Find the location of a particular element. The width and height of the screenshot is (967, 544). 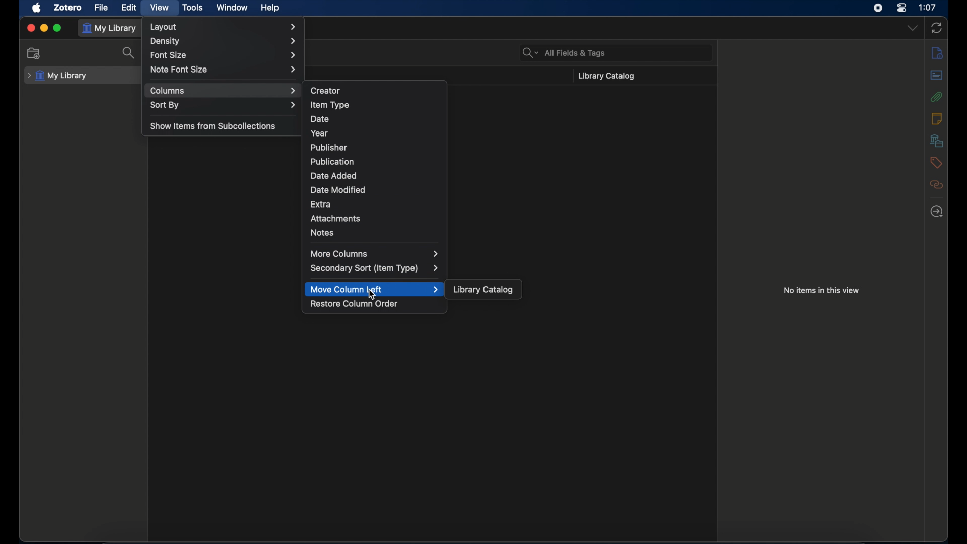

window is located at coordinates (232, 8).